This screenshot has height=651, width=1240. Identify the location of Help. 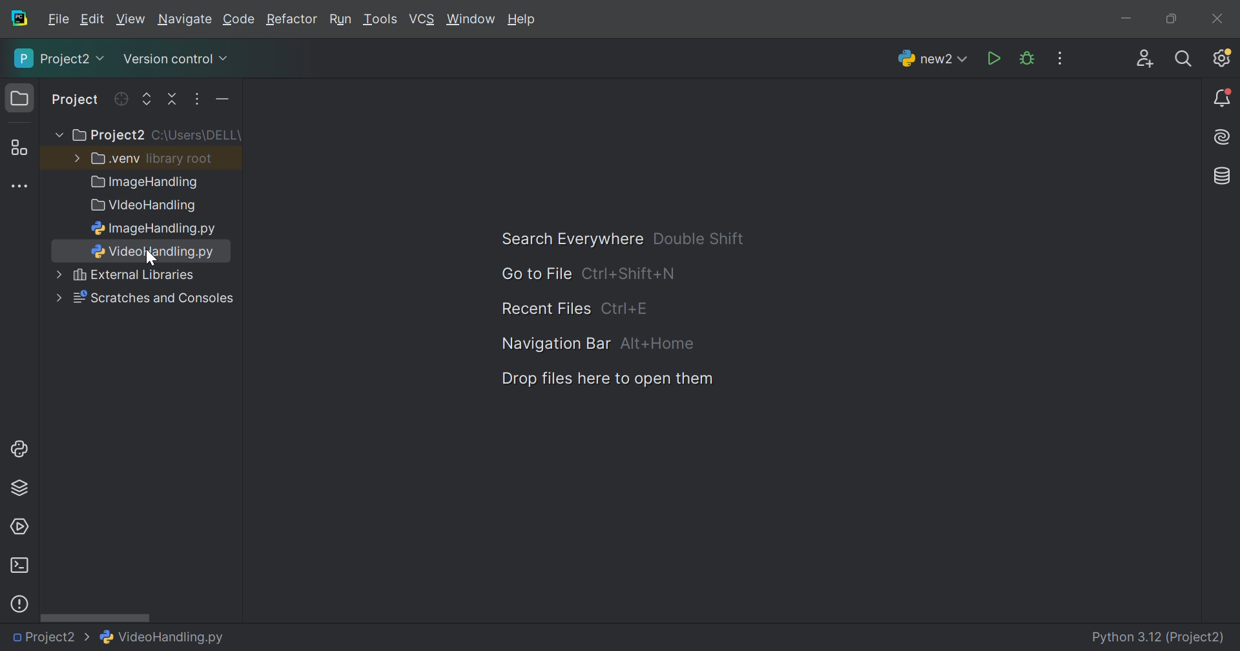
(522, 19).